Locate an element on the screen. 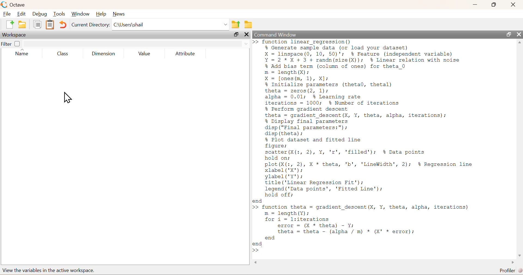  scroll up is located at coordinates (519, 42).